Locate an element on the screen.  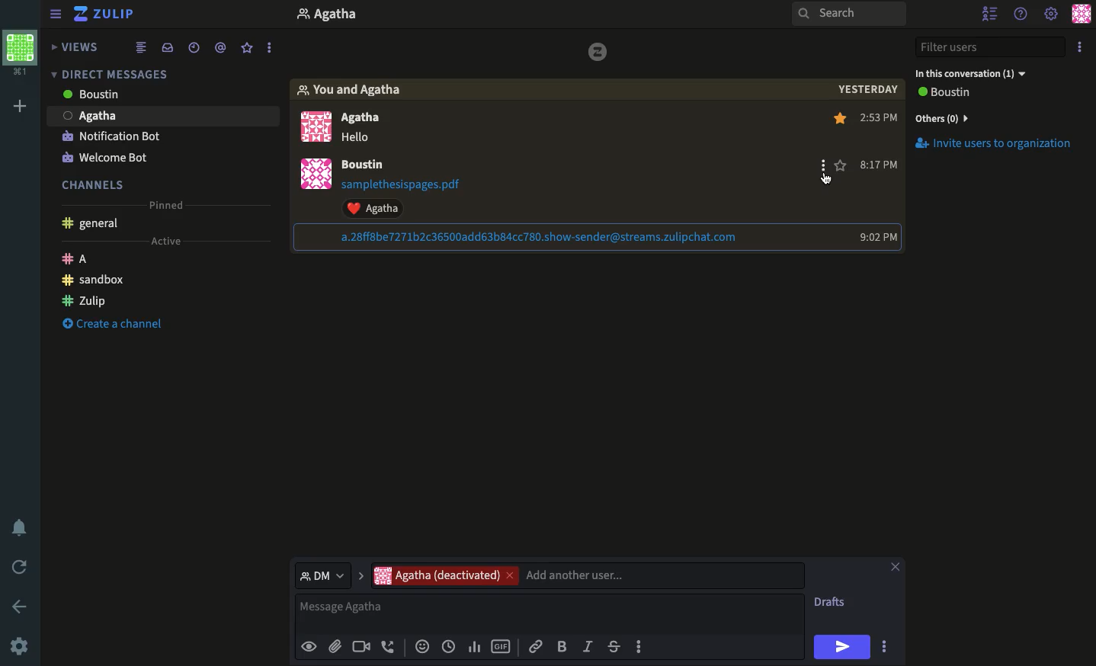
Strikethrough is located at coordinates (614, 646).